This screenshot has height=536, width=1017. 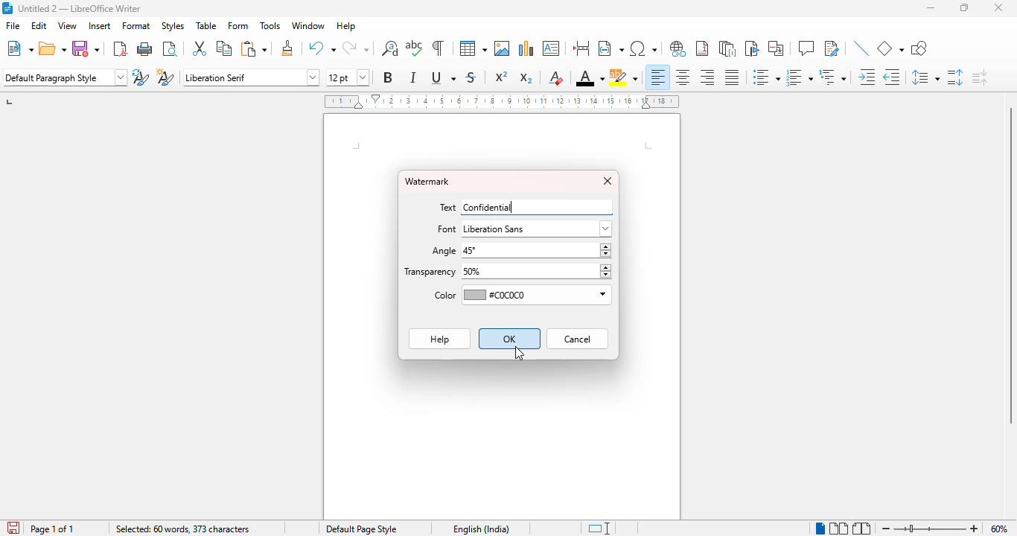 I want to click on decrease indent, so click(x=891, y=77).